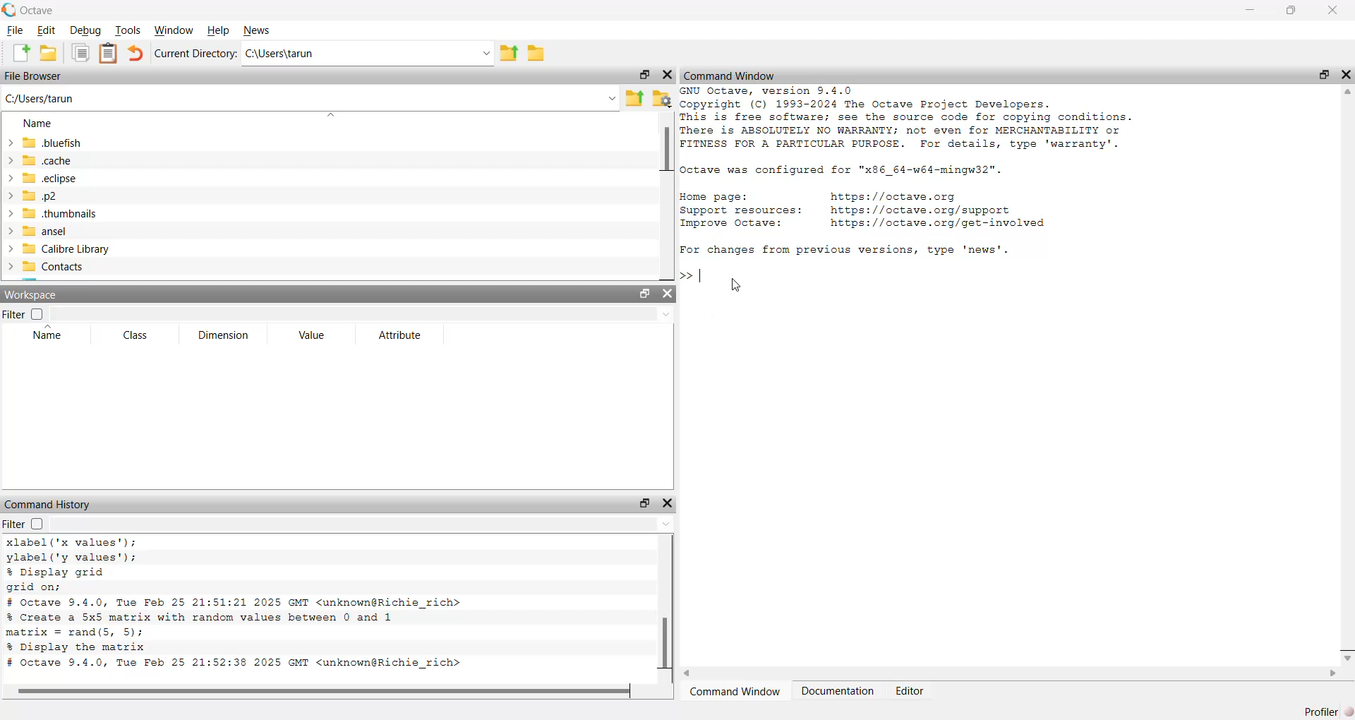 The image size is (1355, 720). Describe the element at coordinates (176, 30) in the screenshot. I see `Window` at that location.